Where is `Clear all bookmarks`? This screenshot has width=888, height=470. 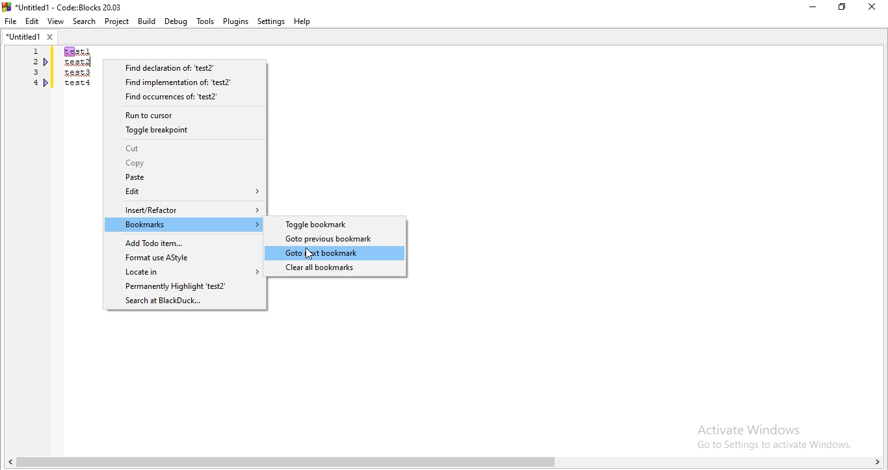 Clear all bookmarks is located at coordinates (335, 269).